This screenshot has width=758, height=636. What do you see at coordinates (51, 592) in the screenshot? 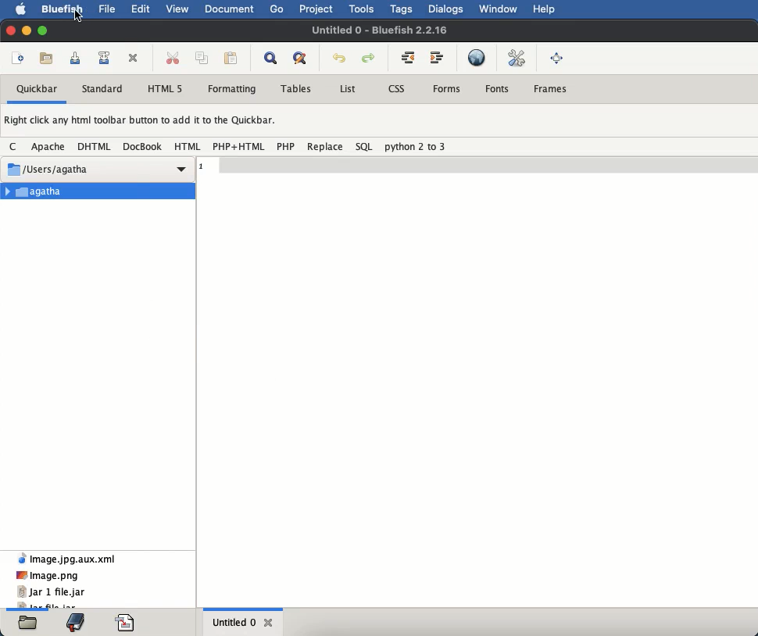
I see `jar 1 file` at bounding box center [51, 592].